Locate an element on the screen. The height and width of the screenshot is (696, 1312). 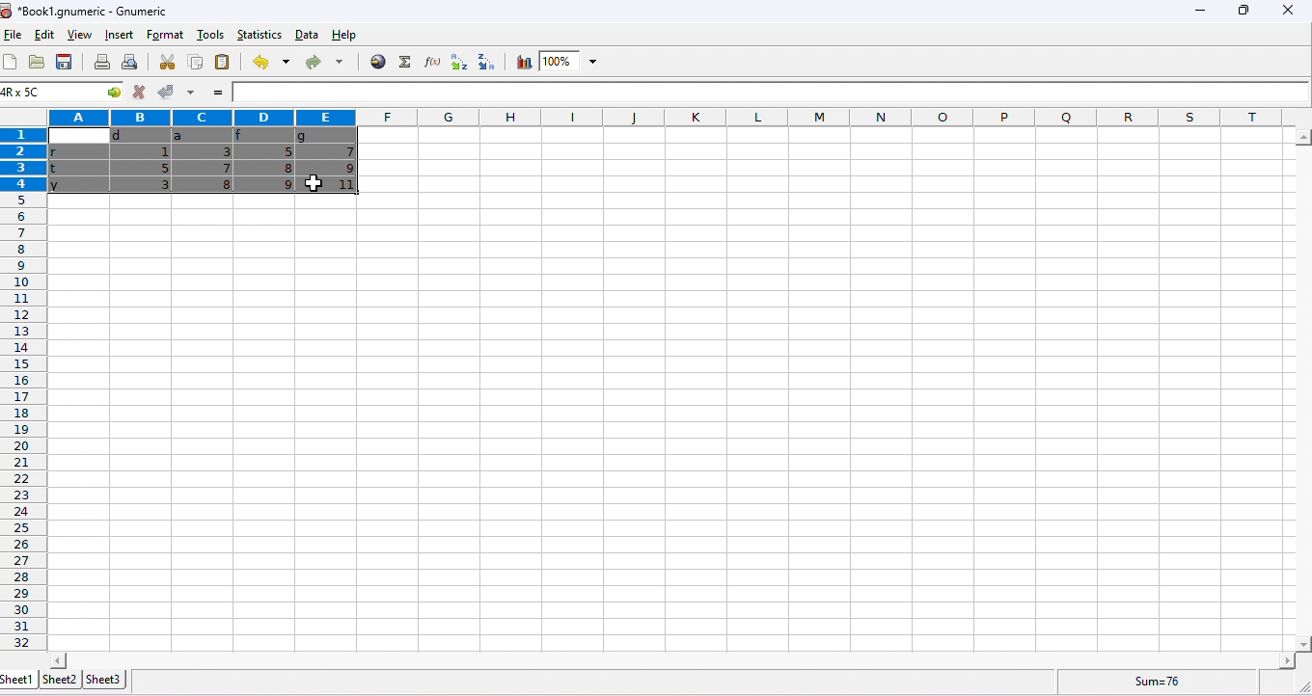
edit is located at coordinates (41, 36).